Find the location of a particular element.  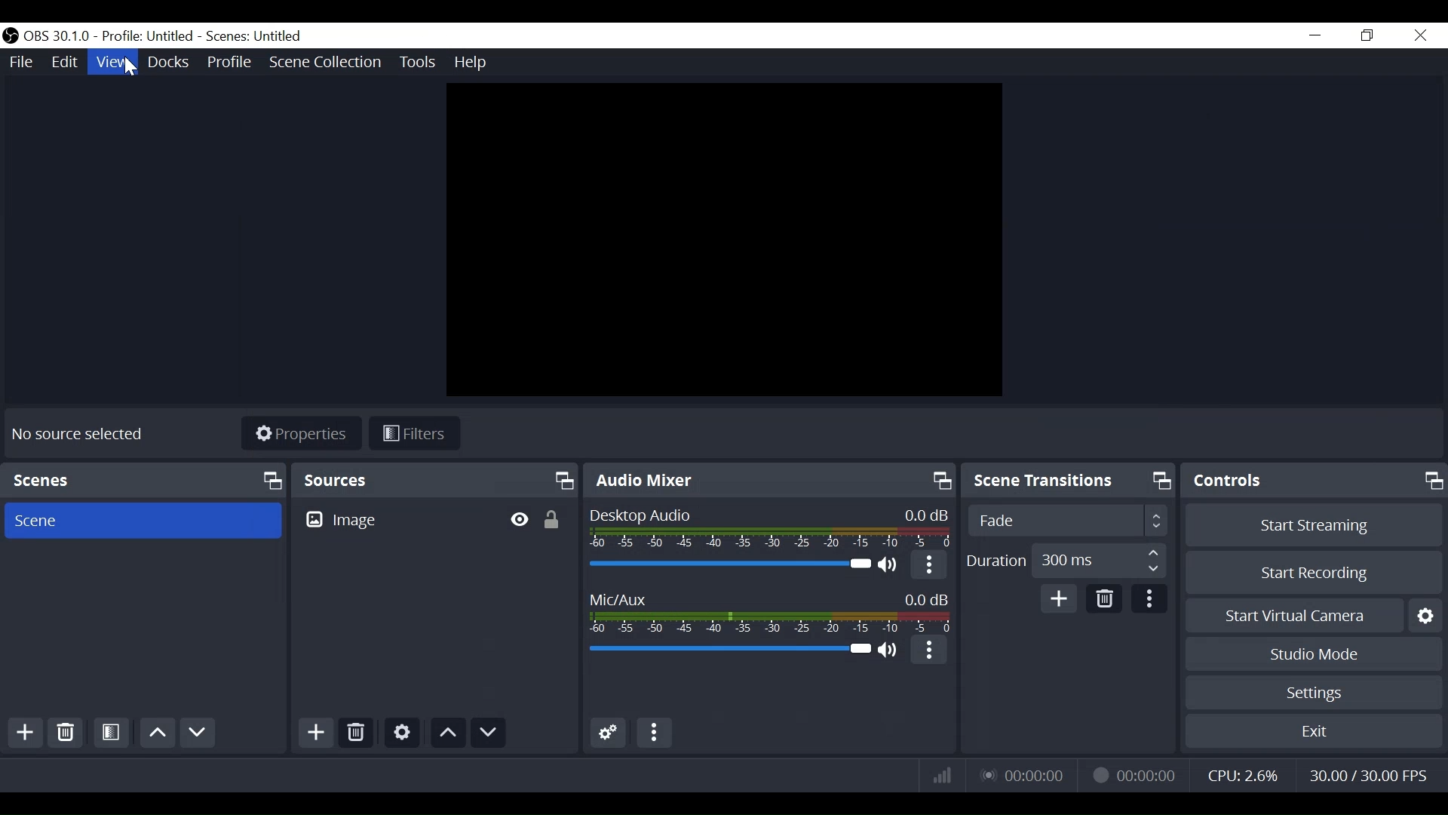

Settings is located at coordinates (1314, 692).